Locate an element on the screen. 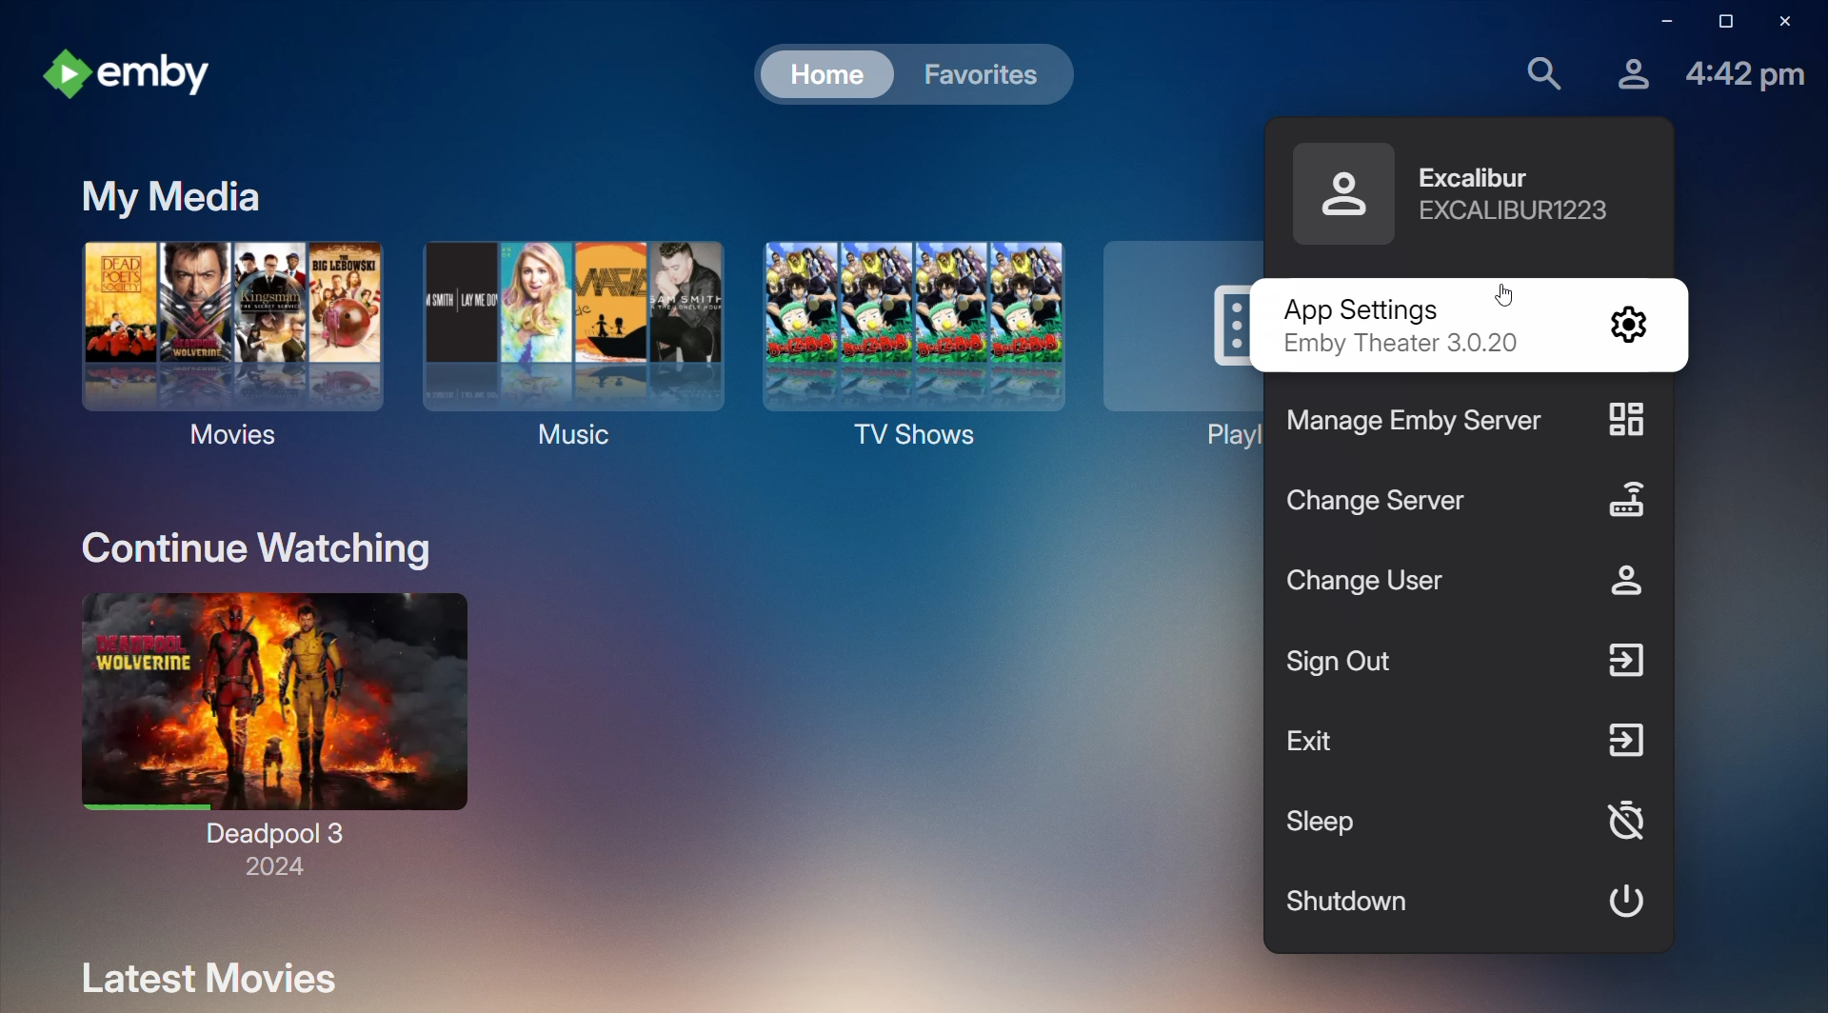  Excalibur EXCALIBUR1223 is located at coordinates (1523, 195).